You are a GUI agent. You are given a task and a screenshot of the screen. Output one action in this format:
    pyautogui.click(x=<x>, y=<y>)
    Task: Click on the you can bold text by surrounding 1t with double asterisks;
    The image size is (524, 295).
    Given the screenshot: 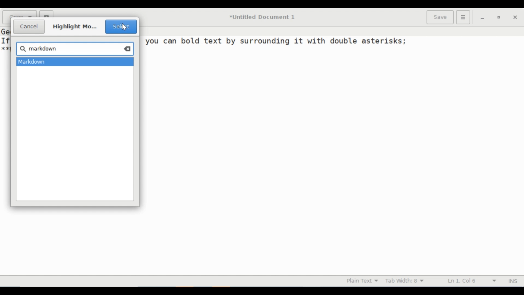 What is the action you would take?
    pyautogui.click(x=276, y=41)
    